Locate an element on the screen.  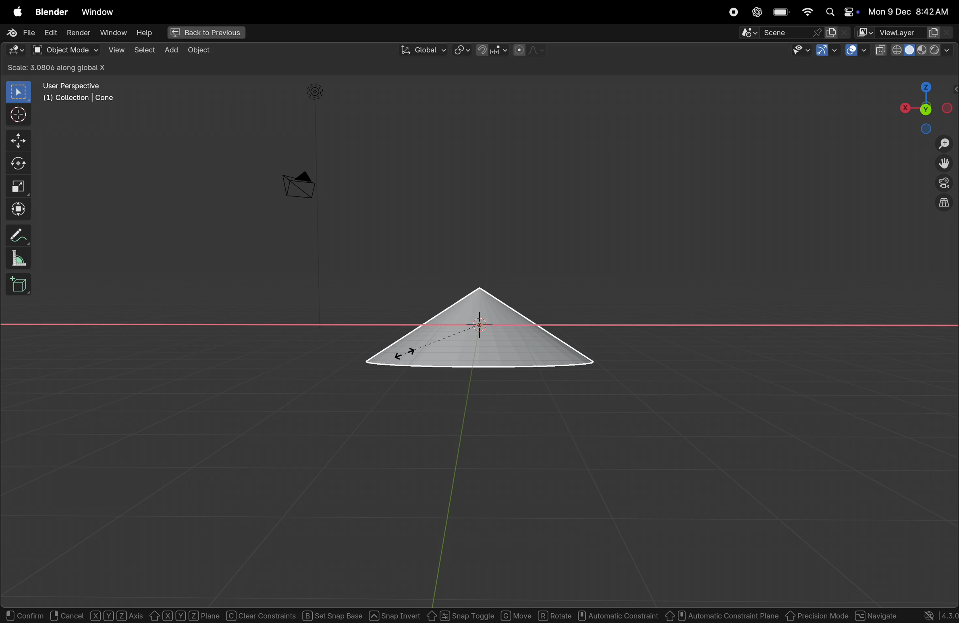
global is located at coordinates (423, 50).